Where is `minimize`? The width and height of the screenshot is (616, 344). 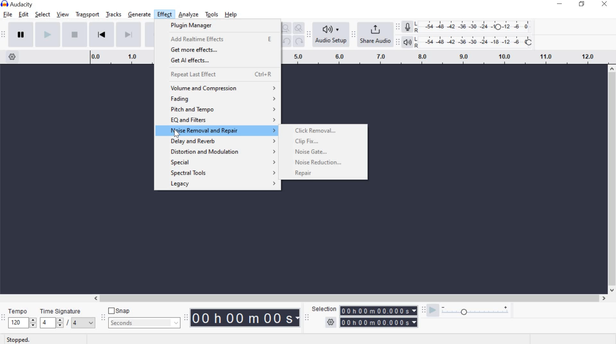 minimize is located at coordinates (559, 4).